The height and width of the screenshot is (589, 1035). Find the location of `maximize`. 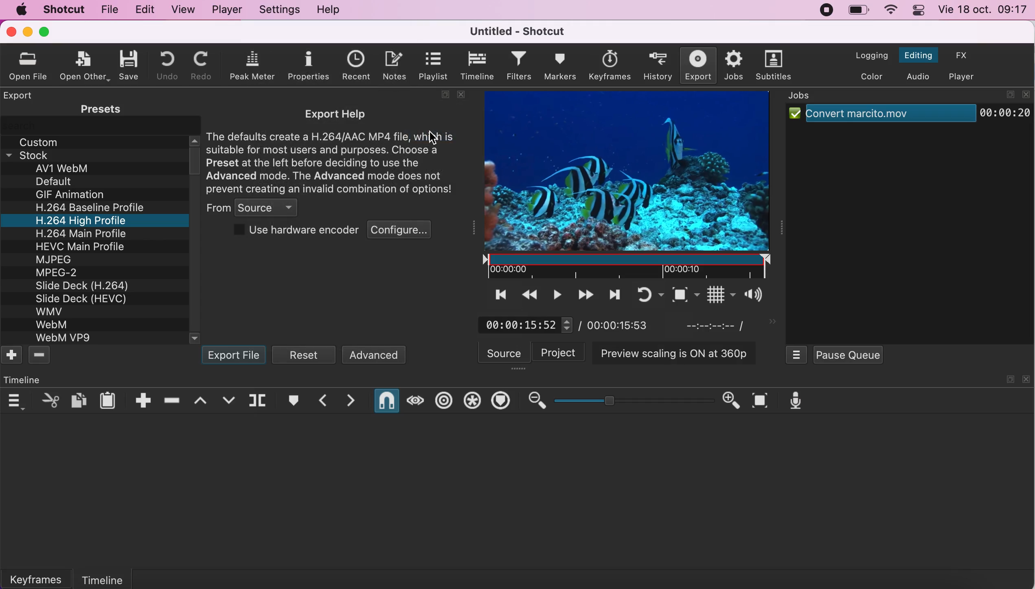

maximize is located at coordinates (45, 32).